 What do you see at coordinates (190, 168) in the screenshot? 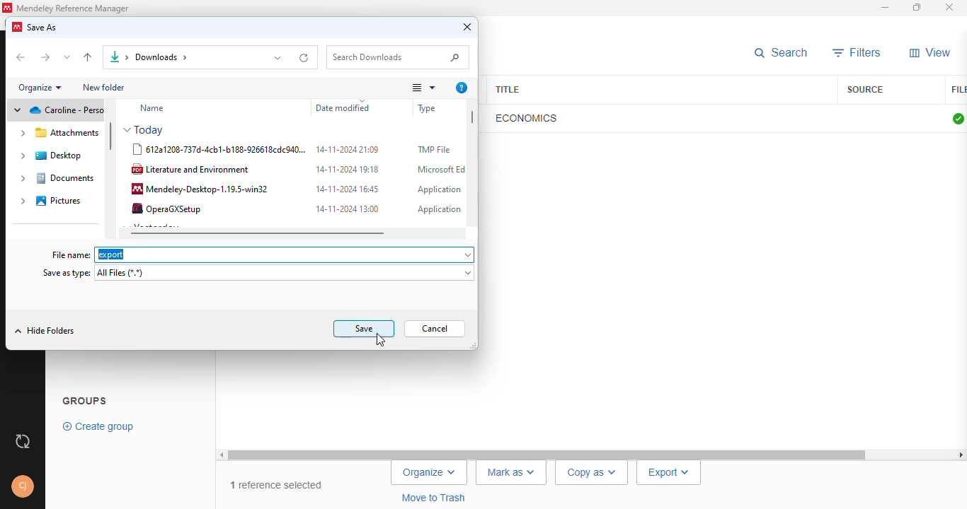
I see `literature and environment` at bounding box center [190, 168].